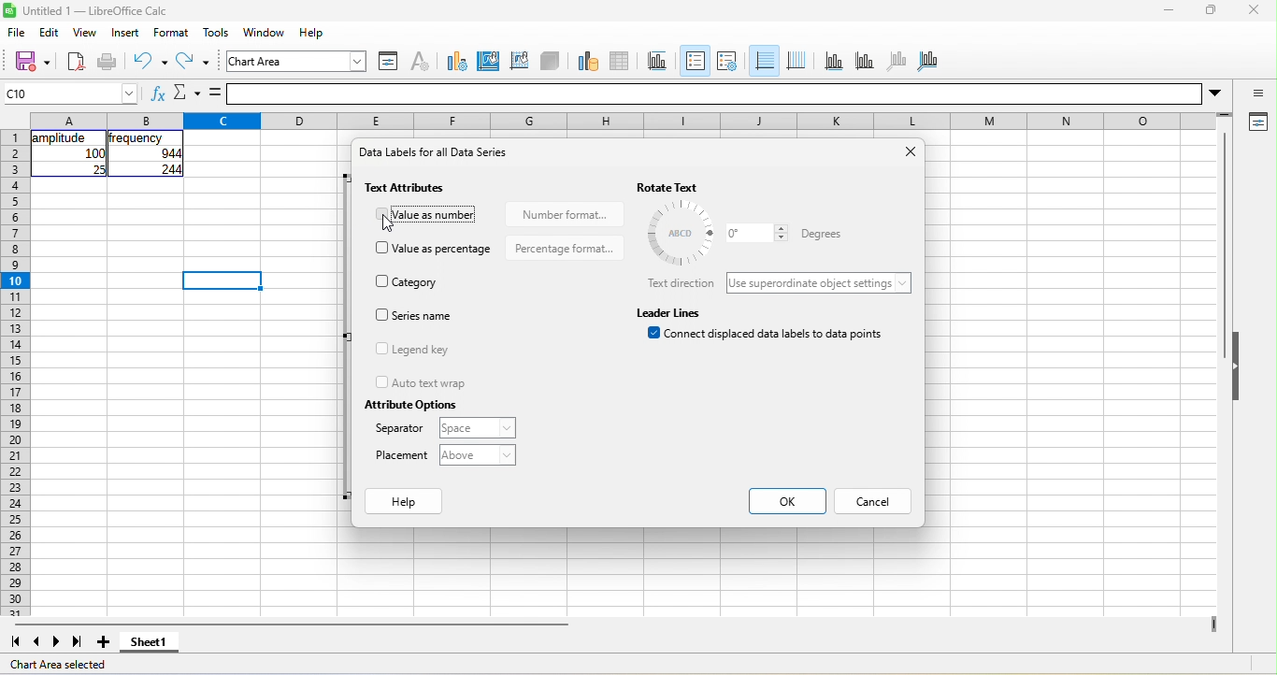  What do you see at coordinates (519, 59) in the screenshot?
I see `chart wall` at bounding box center [519, 59].